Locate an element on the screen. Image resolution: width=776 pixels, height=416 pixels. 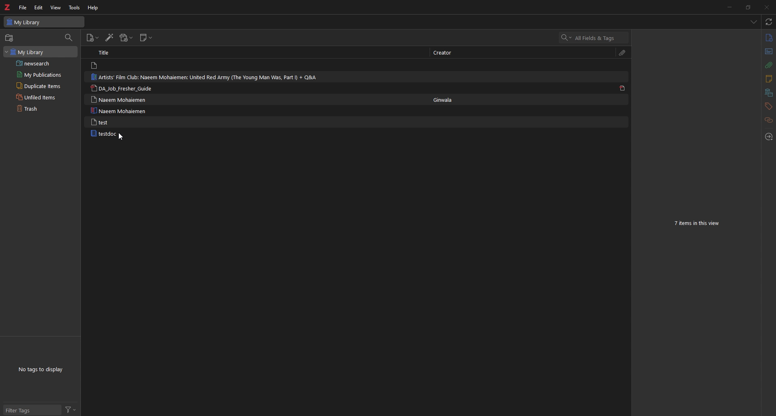
new collection is located at coordinates (10, 38).